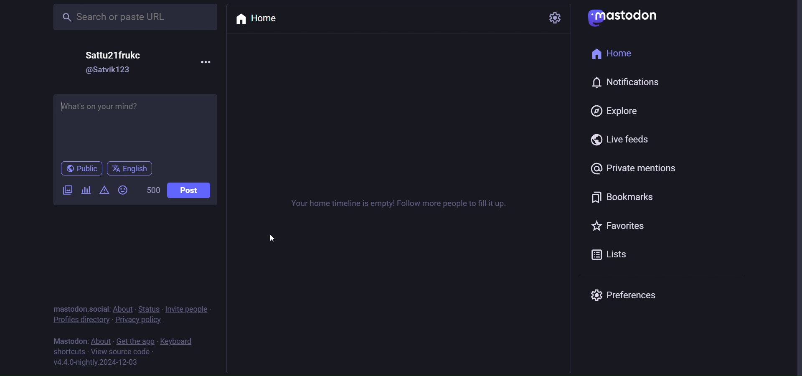  Describe the element at coordinates (80, 321) in the screenshot. I see `profiles` at that location.